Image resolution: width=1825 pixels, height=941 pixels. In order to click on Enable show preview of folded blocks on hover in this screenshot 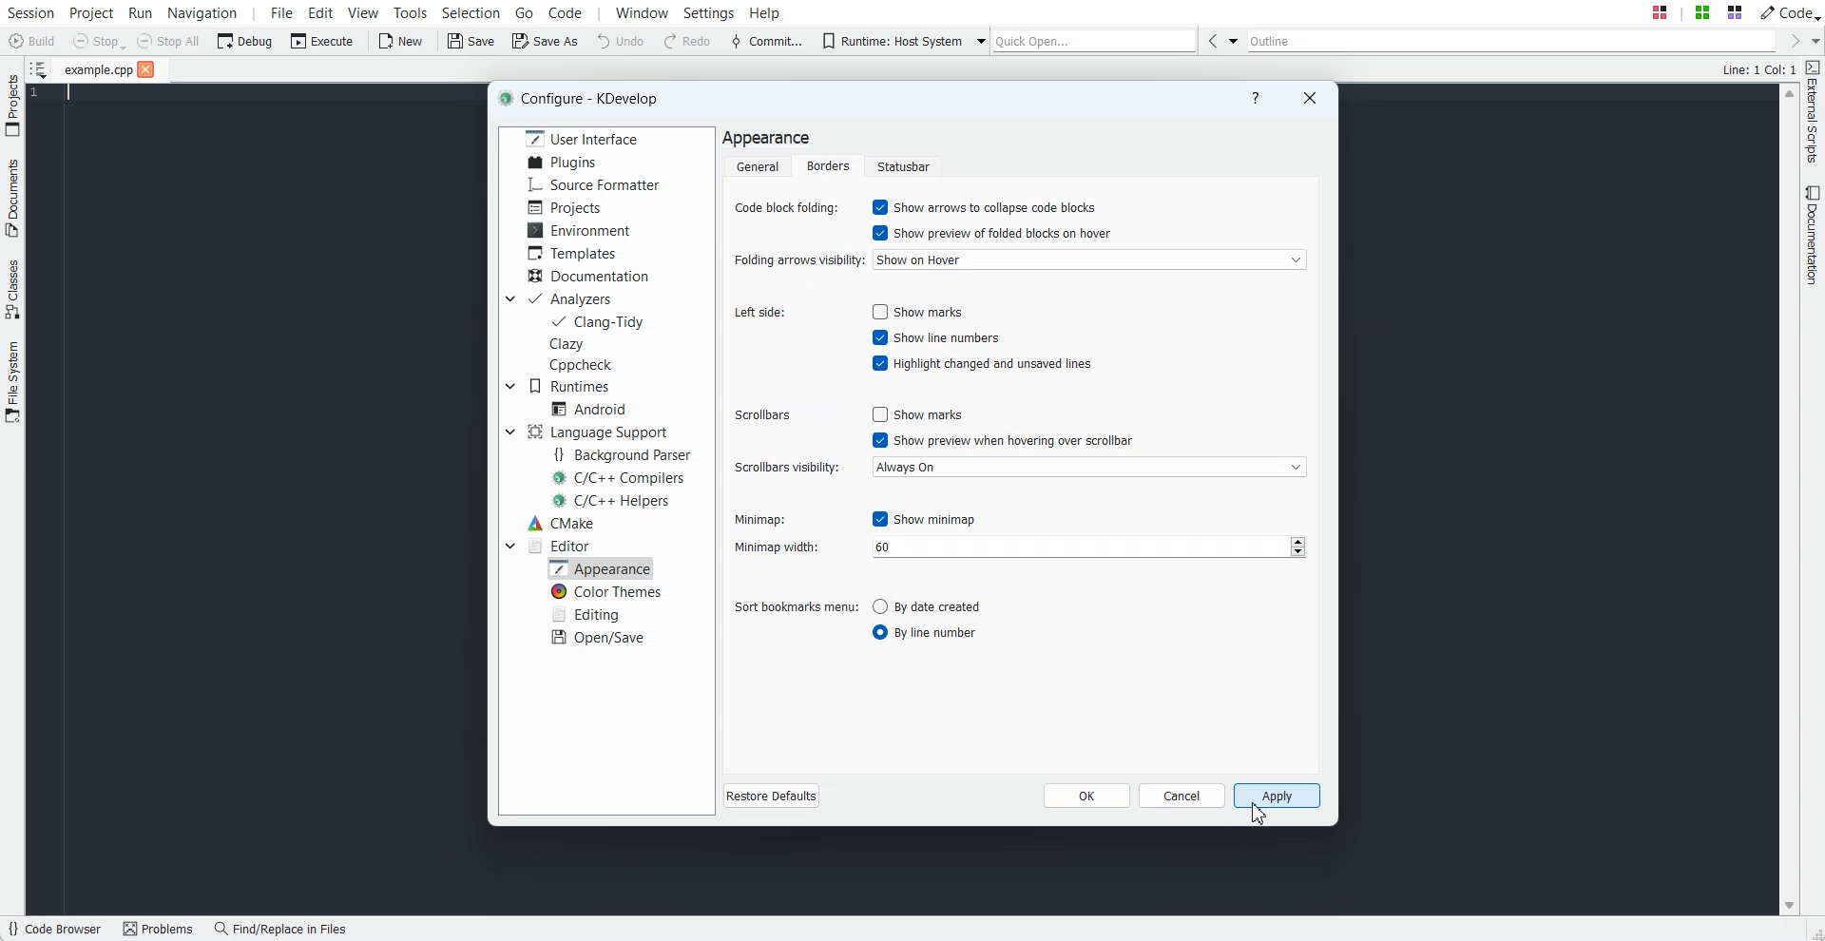, I will do `click(993, 233)`.